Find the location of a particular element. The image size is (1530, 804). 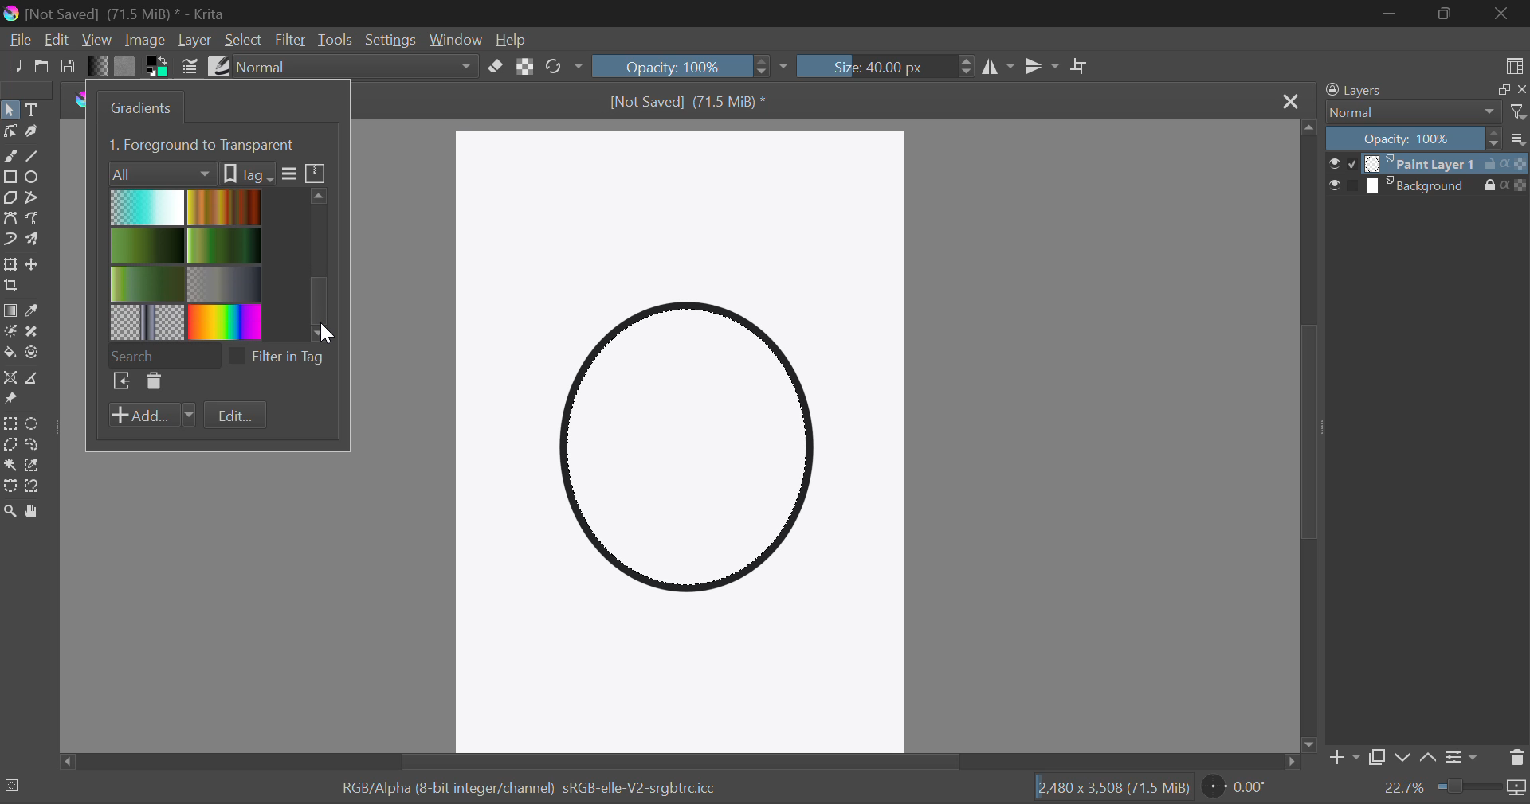

Settings is located at coordinates (389, 39).